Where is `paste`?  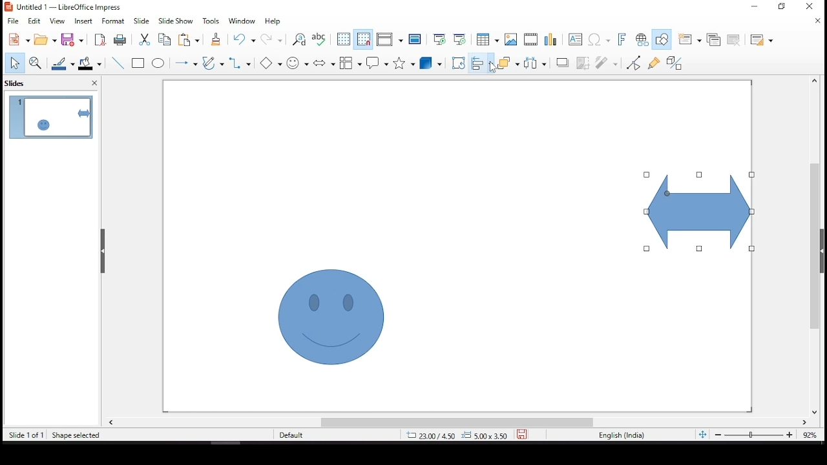 paste is located at coordinates (191, 39).